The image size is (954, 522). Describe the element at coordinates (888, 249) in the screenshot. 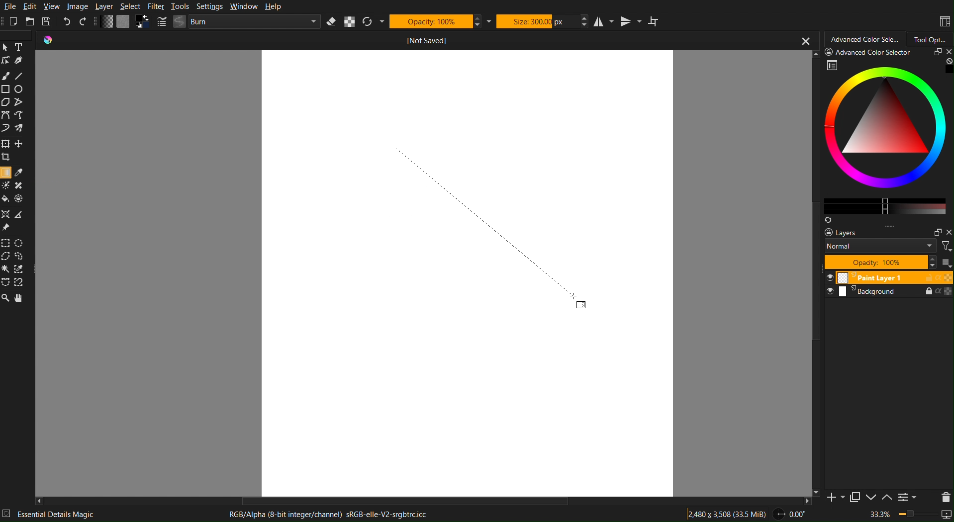

I see `Layer Settings` at that location.